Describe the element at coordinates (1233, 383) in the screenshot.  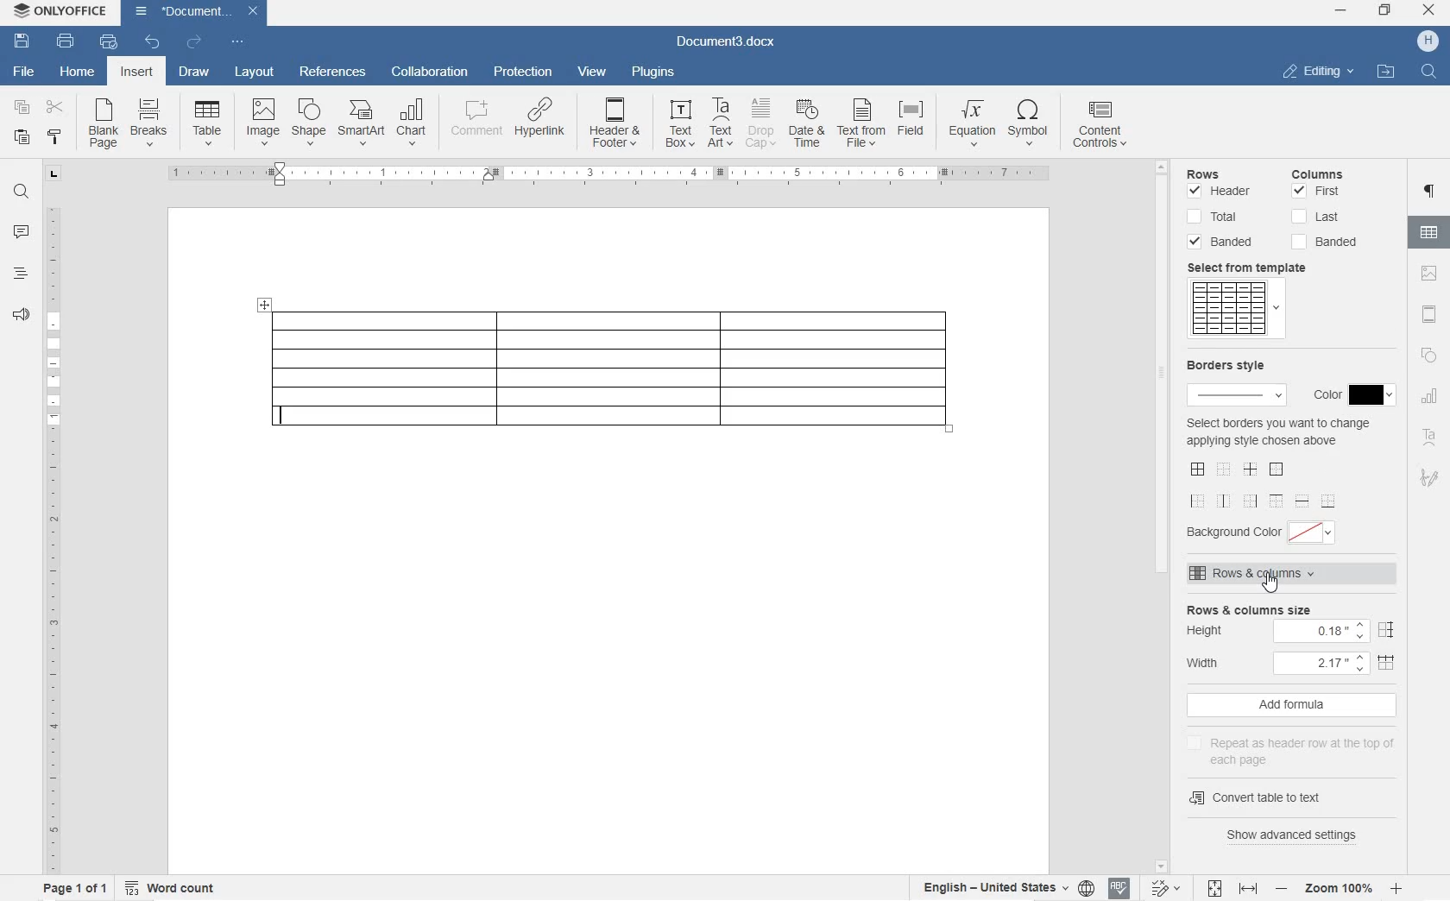
I see `border style & color` at that location.